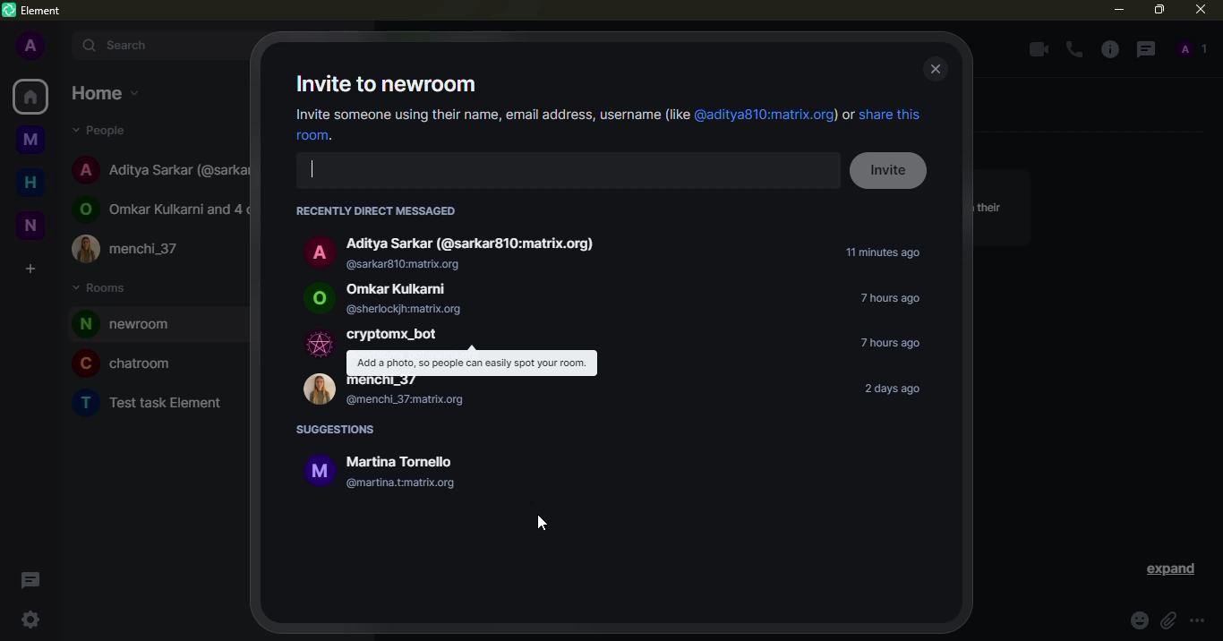  Describe the element at coordinates (102, 289) in the screenshot. I see `rooms` at that location.